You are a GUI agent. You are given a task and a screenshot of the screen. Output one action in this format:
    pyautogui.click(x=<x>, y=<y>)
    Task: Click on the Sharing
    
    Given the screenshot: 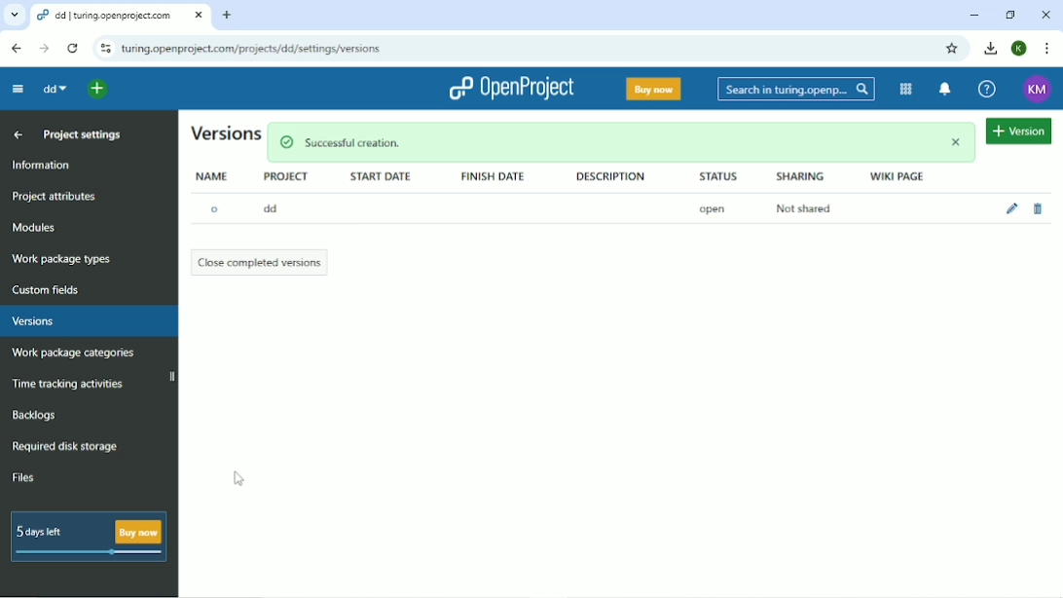 What is the action you would take?
    pyautogui.click(x=799, y=177)
    